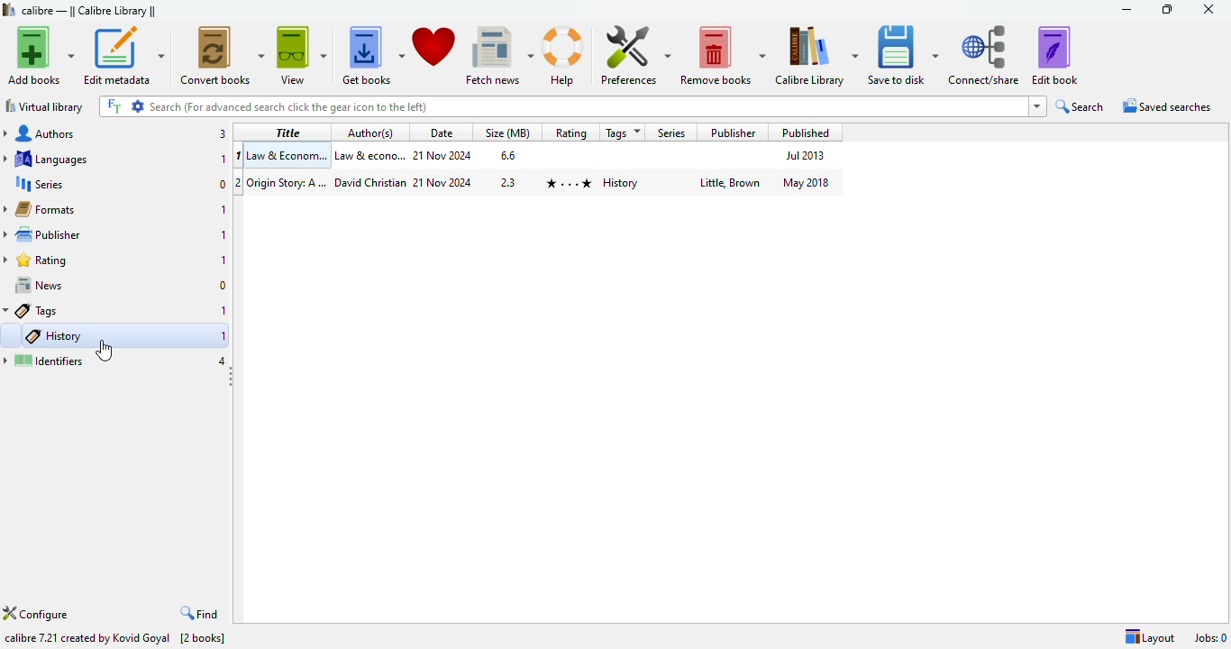  I want to click on Origin Story: A Big History of Everything, so click(287, 182).